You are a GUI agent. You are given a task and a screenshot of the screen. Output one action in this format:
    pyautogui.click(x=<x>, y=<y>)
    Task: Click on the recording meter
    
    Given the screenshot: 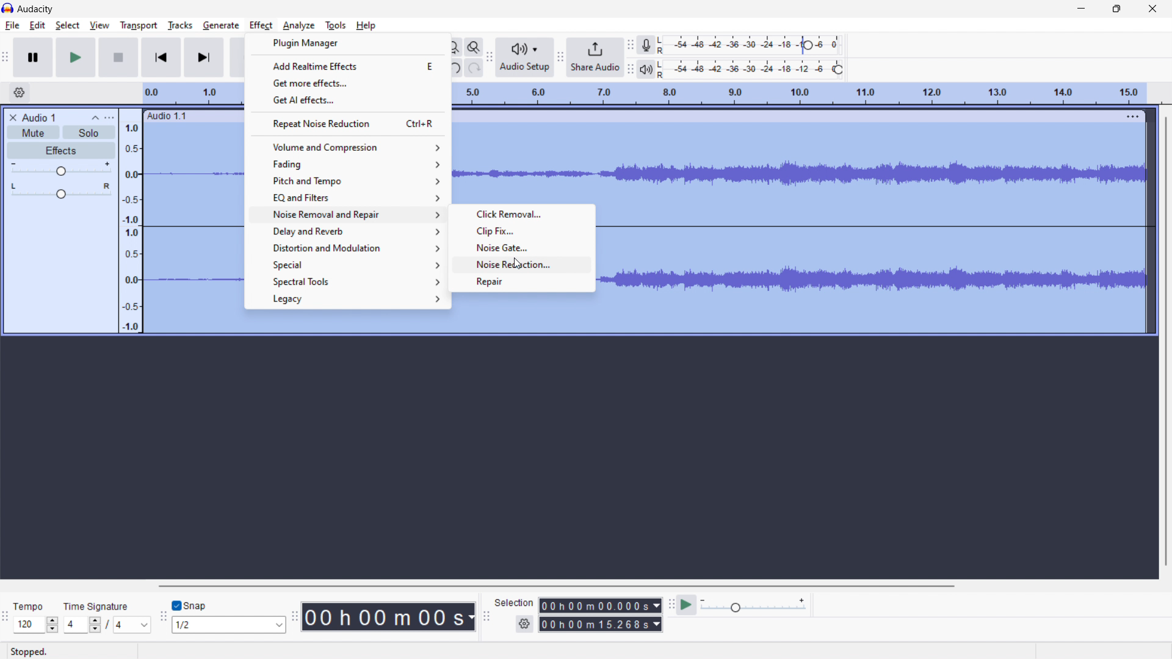 What is the action you would take?
    pyautogui.click(x=645, y=46)
    